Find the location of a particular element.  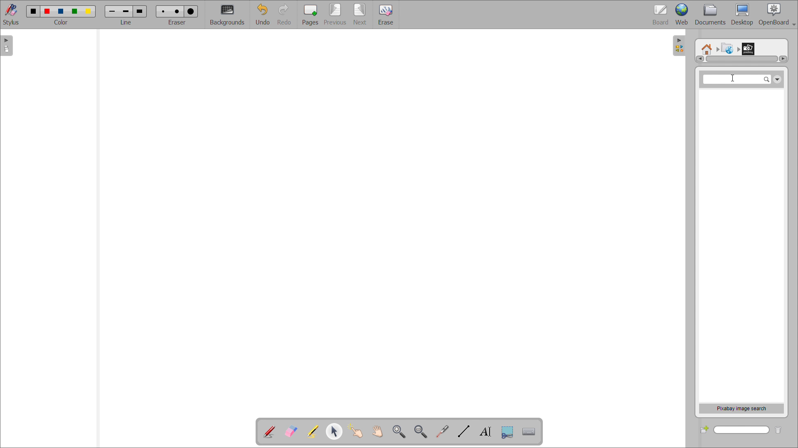

board space is located at coordinates (385, 221).